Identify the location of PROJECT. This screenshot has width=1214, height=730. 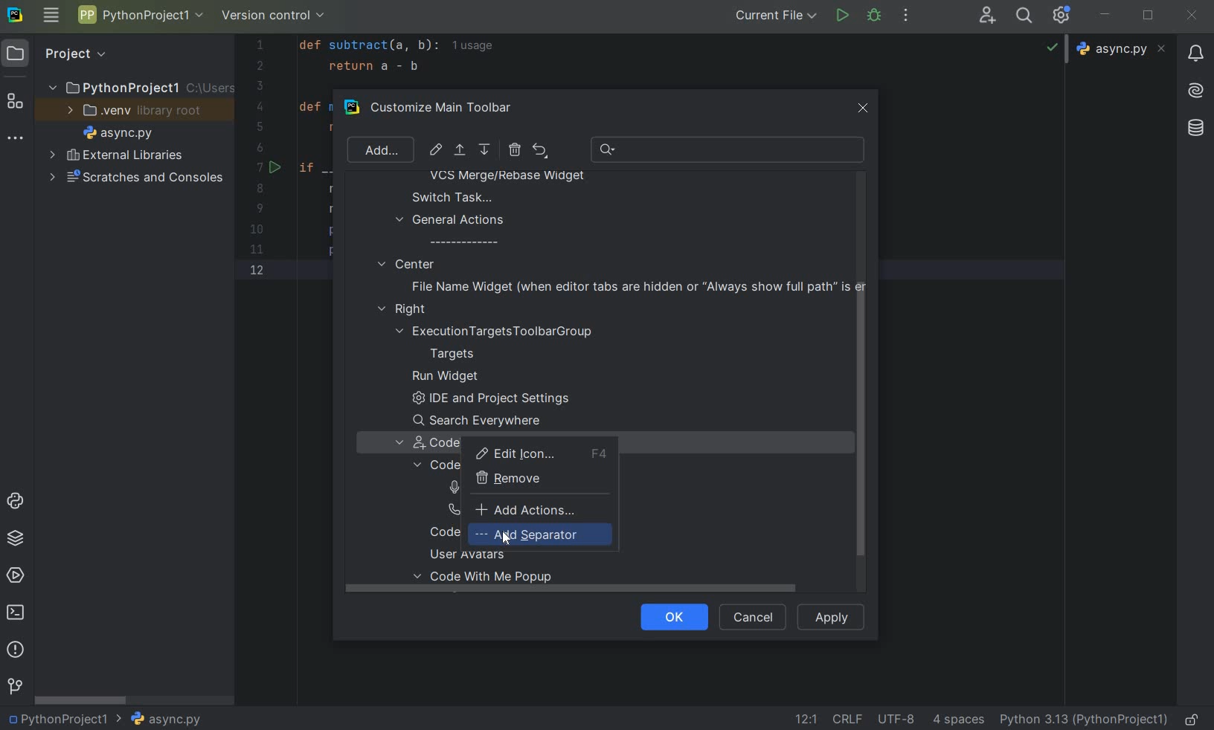
(63, 54).